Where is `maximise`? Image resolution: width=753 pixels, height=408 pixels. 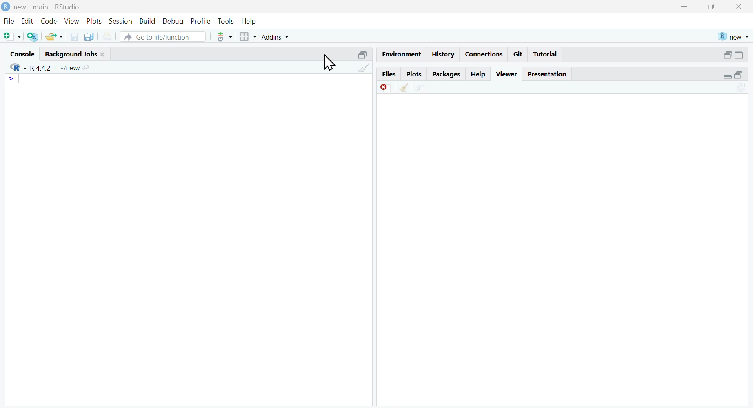 maximise is located at coordinates (711, 7).